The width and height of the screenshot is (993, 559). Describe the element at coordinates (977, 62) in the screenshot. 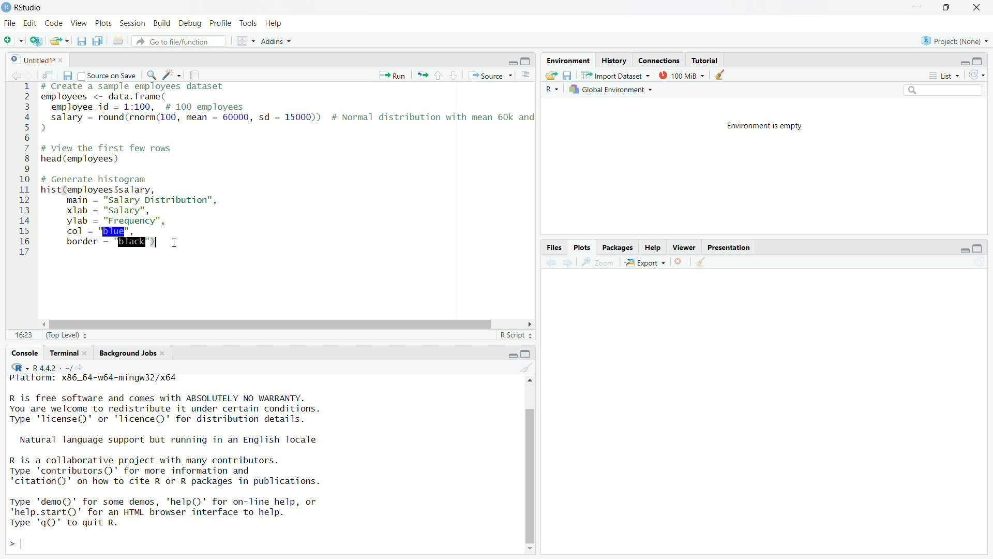

I see `Maximise ` at that location.